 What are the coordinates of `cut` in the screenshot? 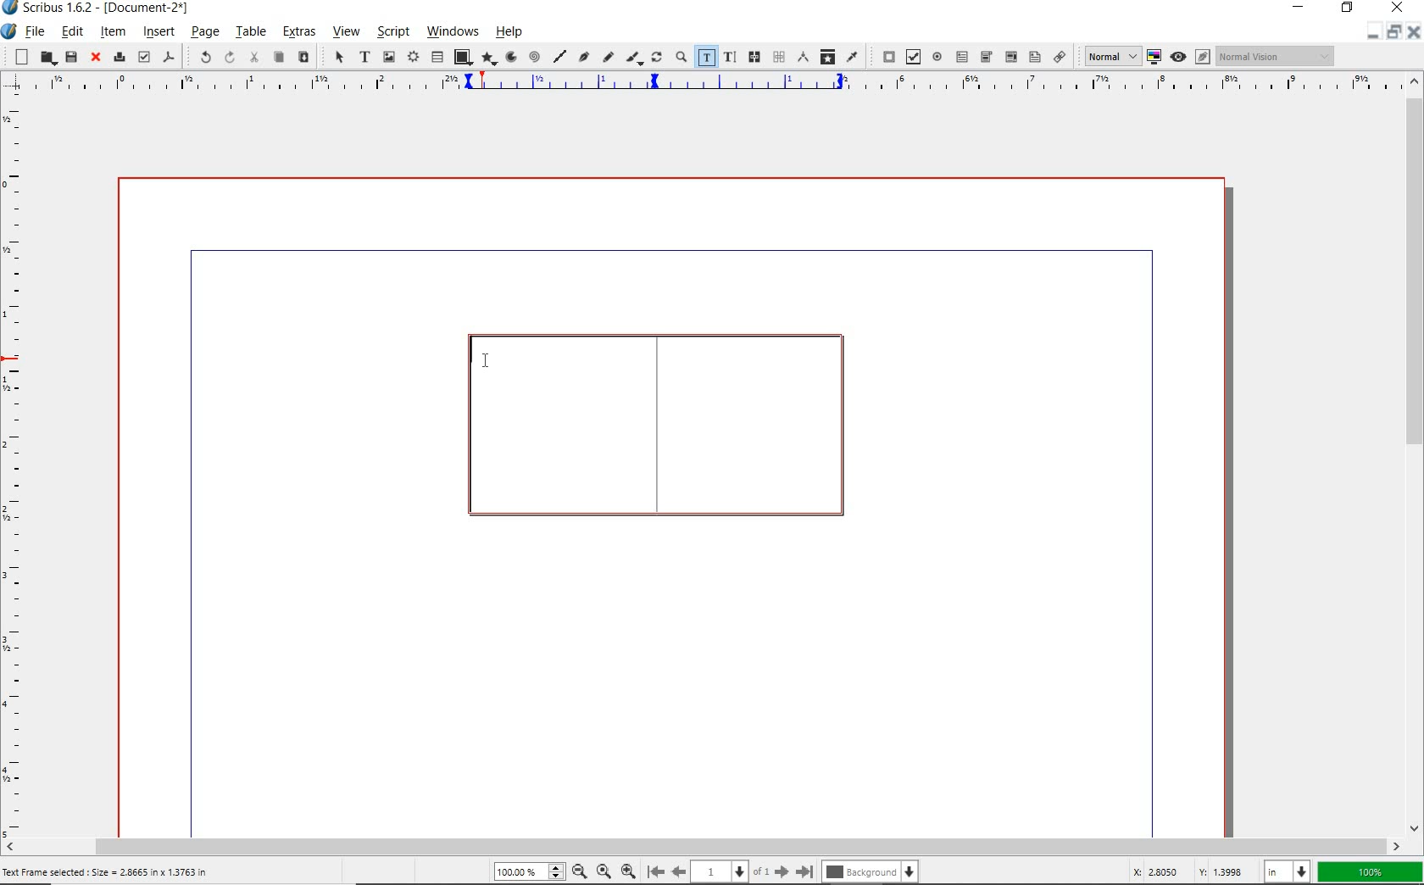 It's located at (252, 58).